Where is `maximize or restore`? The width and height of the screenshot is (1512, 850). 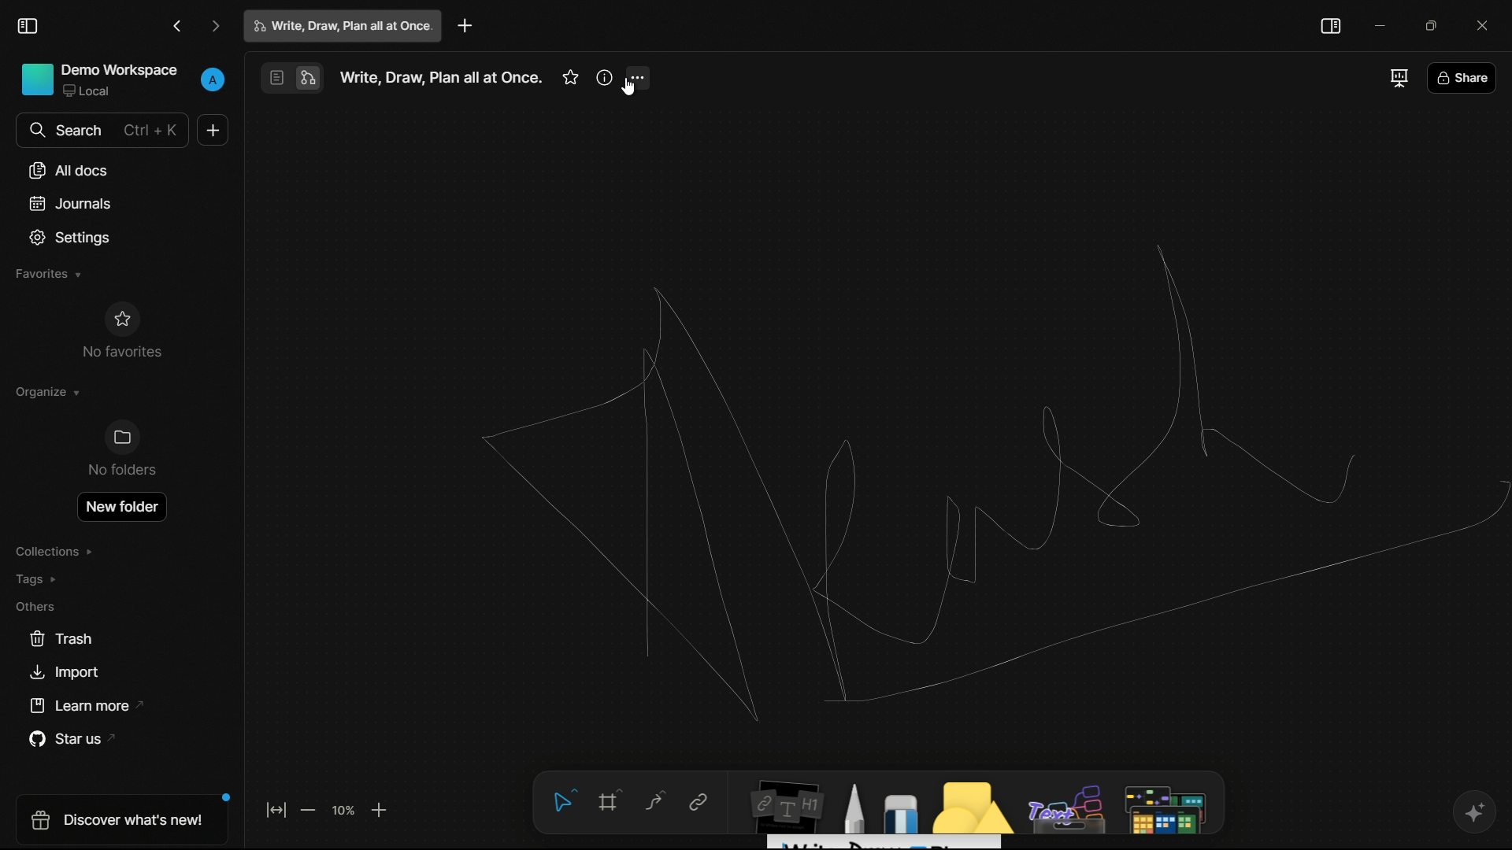 maximize or restore is located at coordinates (1429, 27).